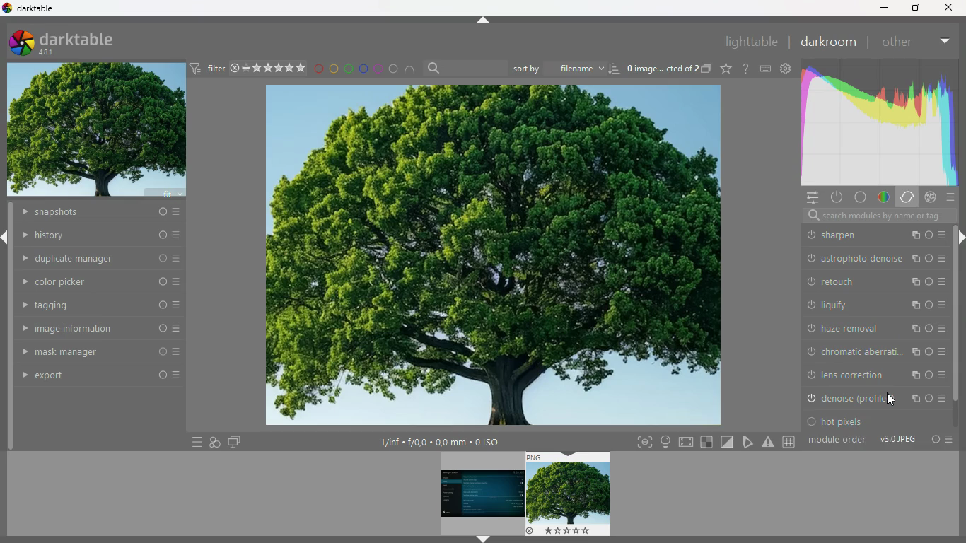 The width and height of the screenshot is (966, 543). What do you see at coordinates (931, 281) in the screenshot?
I see `more` at bounding box center [931, 281].